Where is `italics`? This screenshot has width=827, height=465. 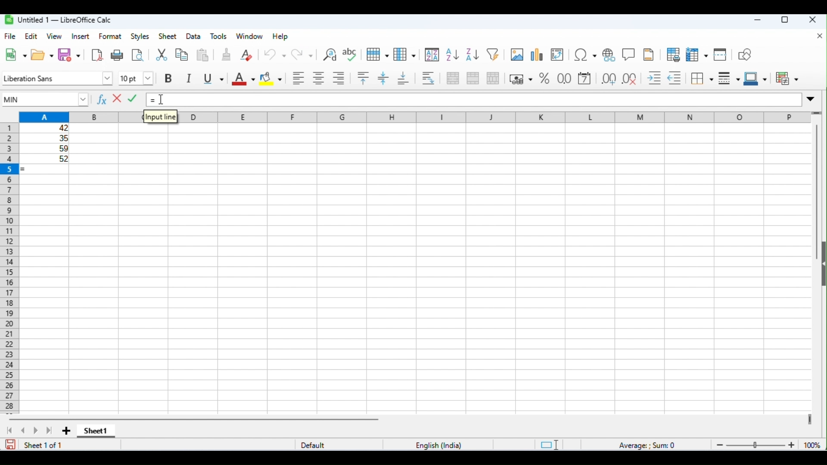 italics is located at coordinates (190, 78).